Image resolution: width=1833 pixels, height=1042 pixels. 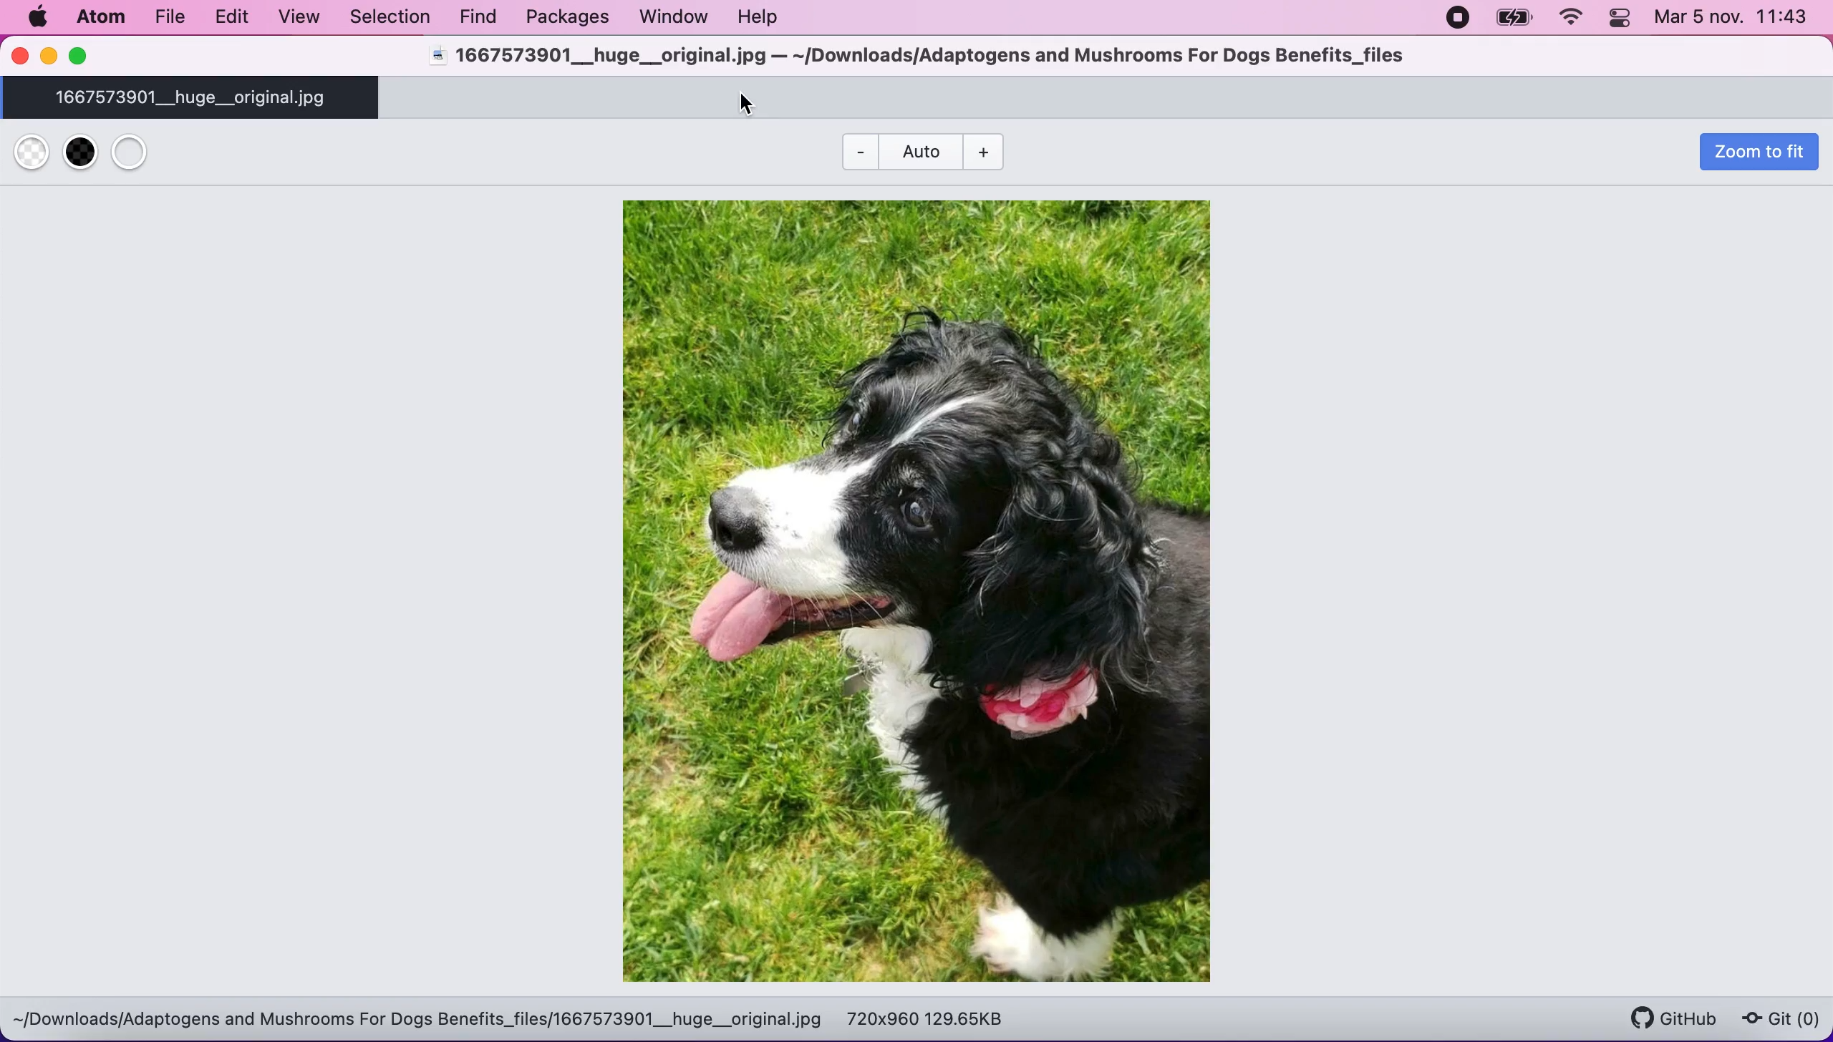 What do you see at coordinates (195, 99) in the screenshot?
I see `1667573901__huge__original.jpg` at bounding box center [195, 99].